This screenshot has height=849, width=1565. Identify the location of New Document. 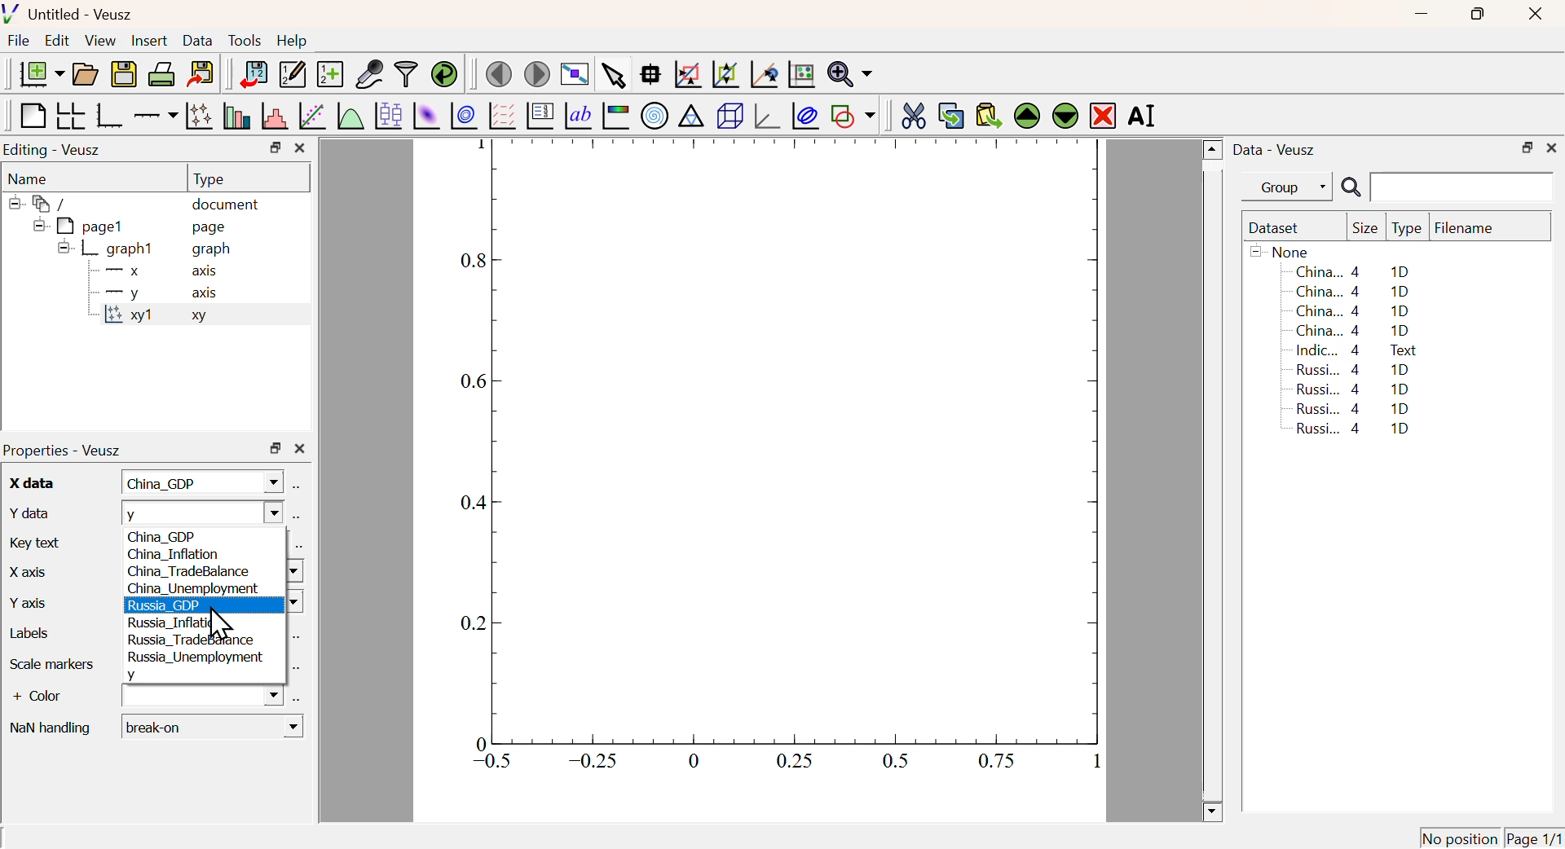
(41, 74).